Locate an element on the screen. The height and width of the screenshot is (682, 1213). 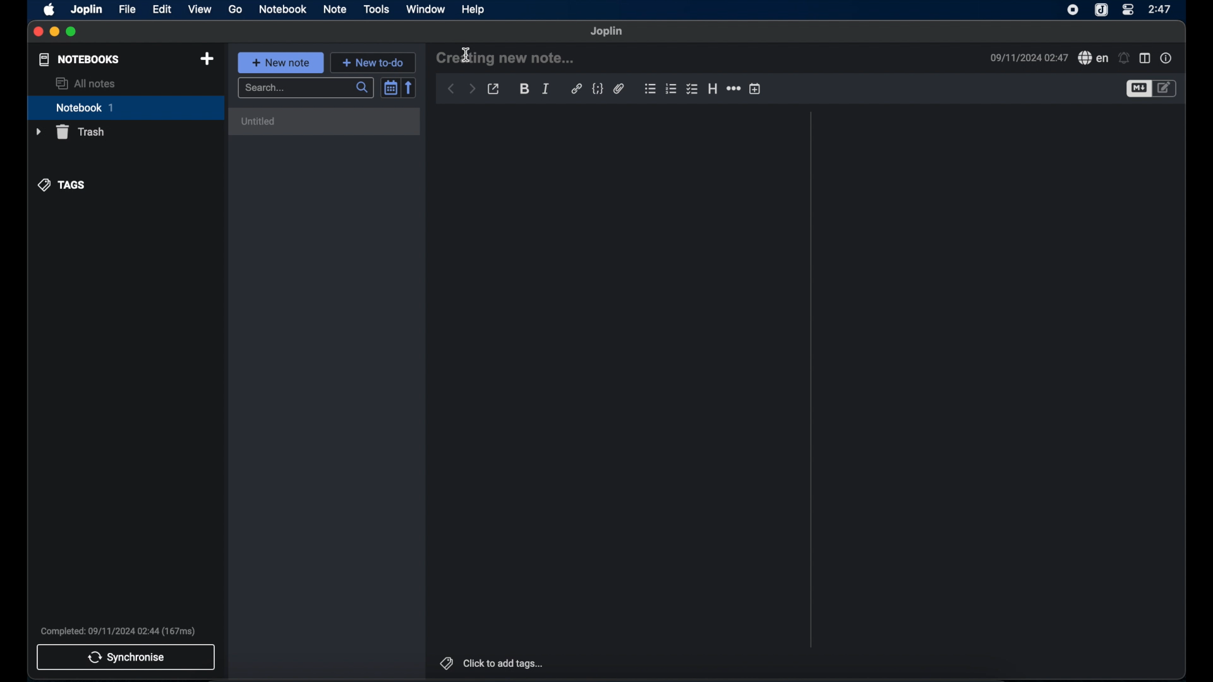
screen recorder icon is located at coordinates (1073, 9).